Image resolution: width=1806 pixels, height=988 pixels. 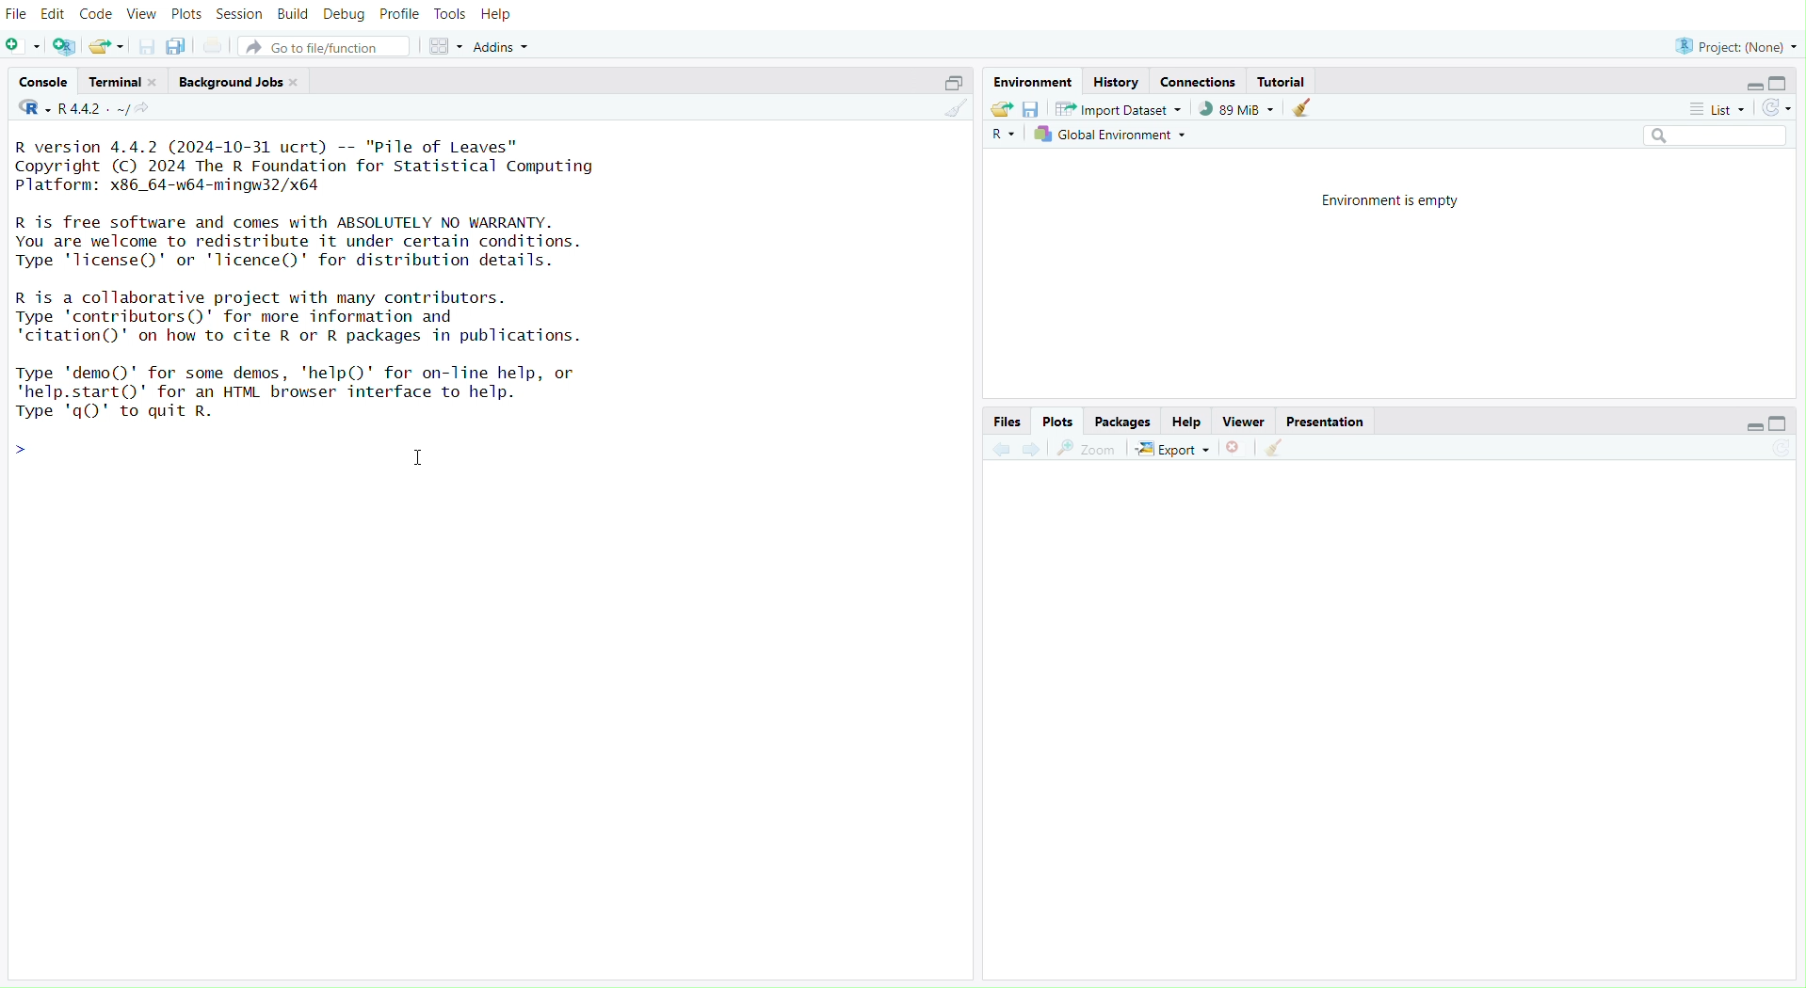 What do you see at coordinates (1278, 445) in the screenshot?
I see `Clear Console (Ctrl + L)` at bounding box center [1278, 445].